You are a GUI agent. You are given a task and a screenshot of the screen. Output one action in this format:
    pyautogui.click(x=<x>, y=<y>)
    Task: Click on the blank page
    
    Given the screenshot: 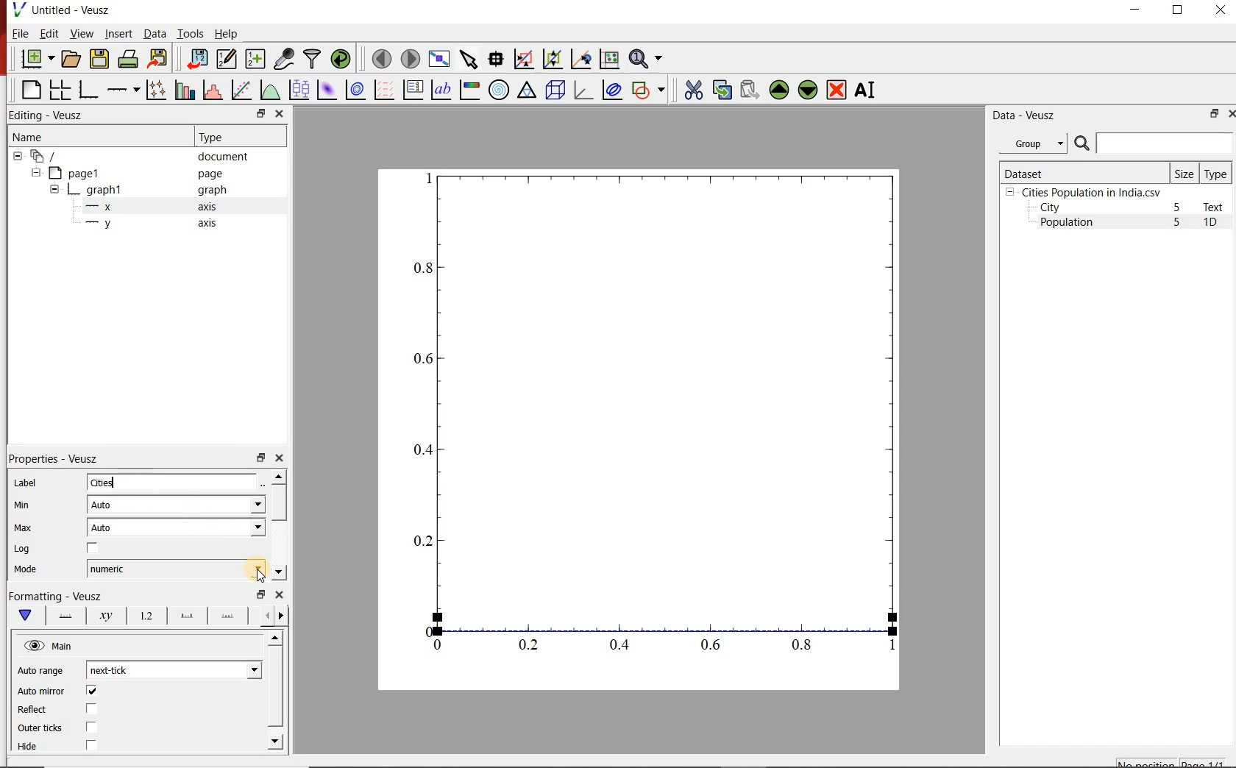 What is the action you would take?
    pyautogui.click(x=29, y=90)
    